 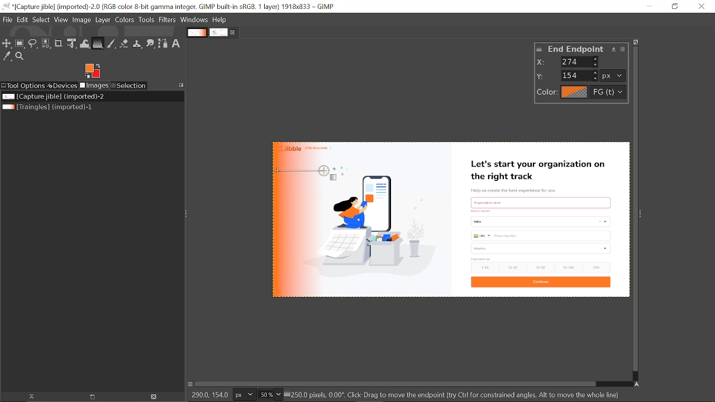 What do you see at coordinates (63, 85) in the screenshot?
I see `Devices` at bounding box center [63, 85].